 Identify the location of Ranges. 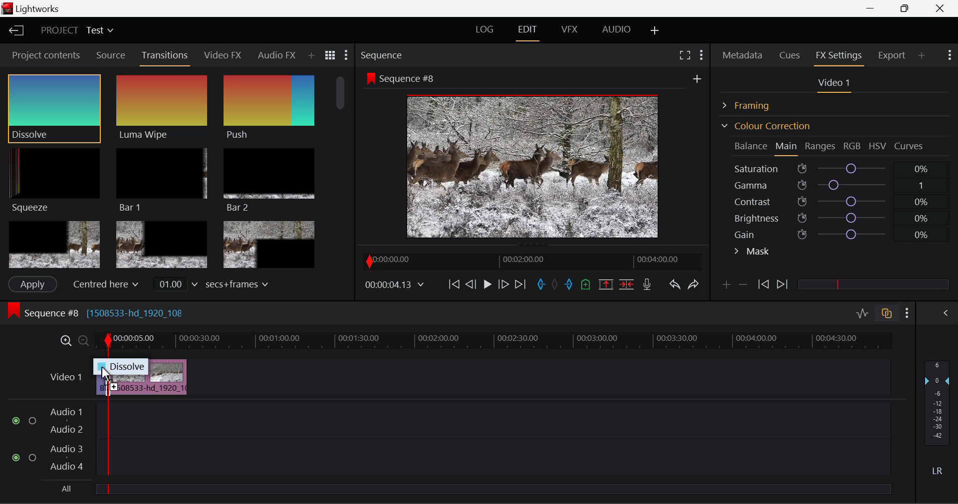
(820, 147).